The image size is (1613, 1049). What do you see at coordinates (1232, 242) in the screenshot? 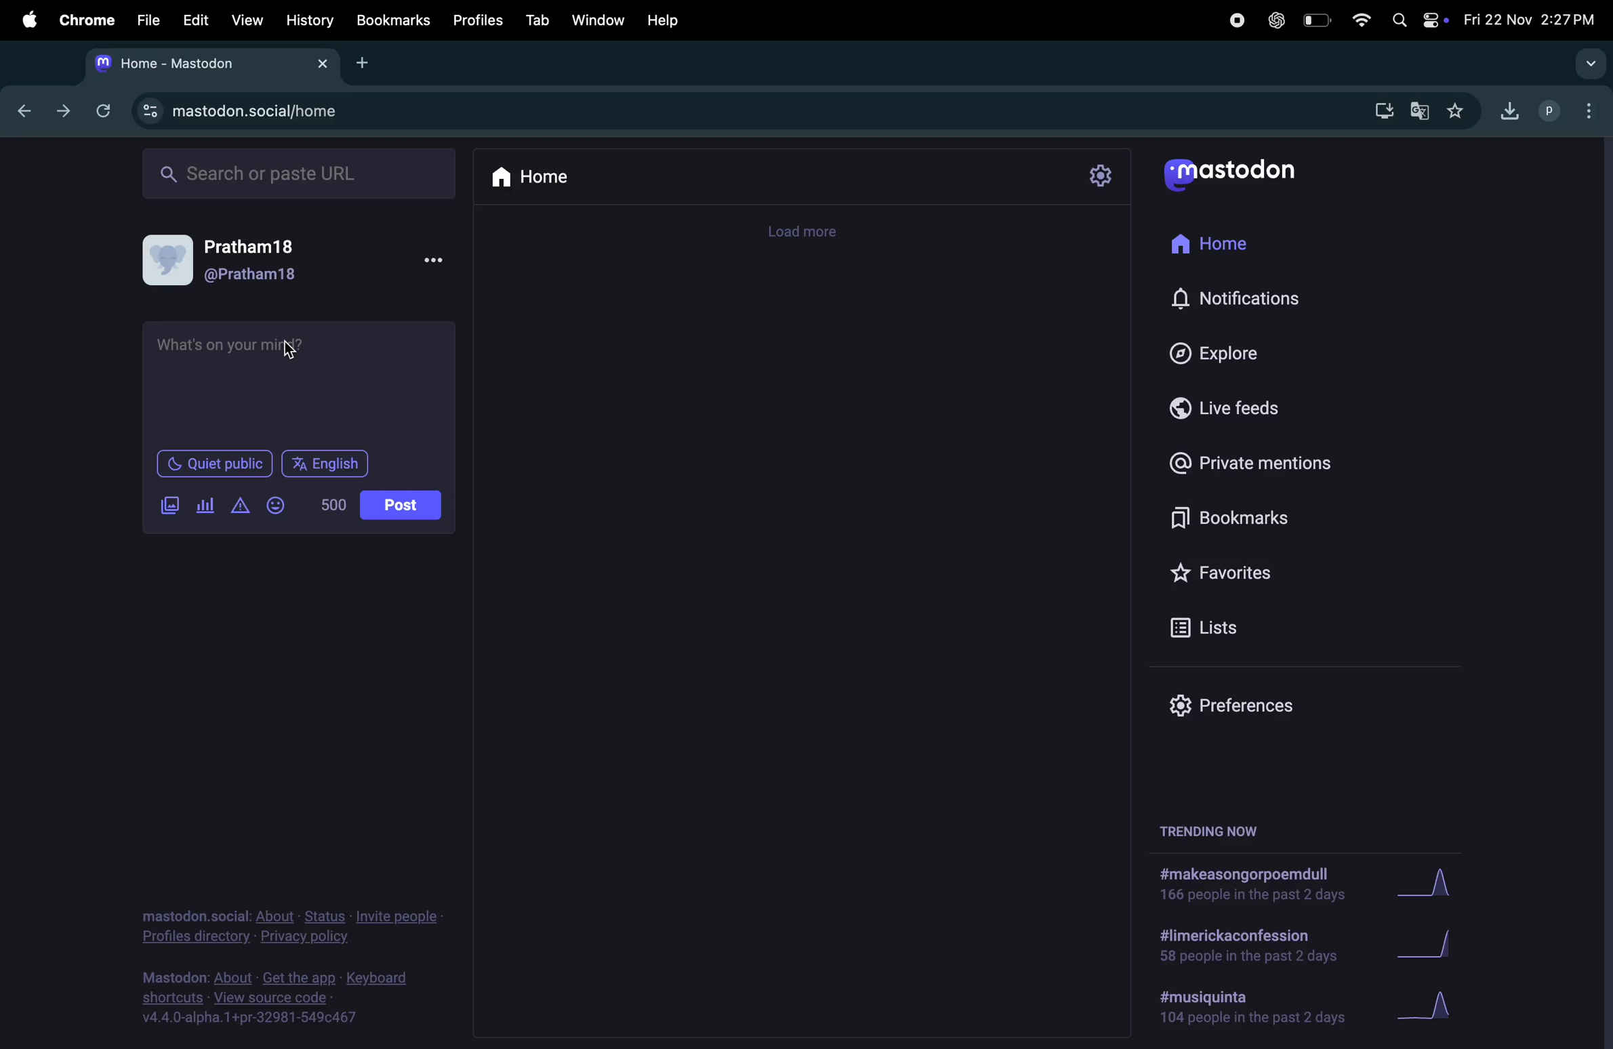
I see `home` at bounding box center [1232, 242].